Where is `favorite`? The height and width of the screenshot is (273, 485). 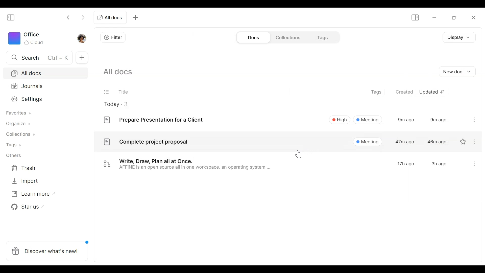
favorite is located at coordinates (463, 142).